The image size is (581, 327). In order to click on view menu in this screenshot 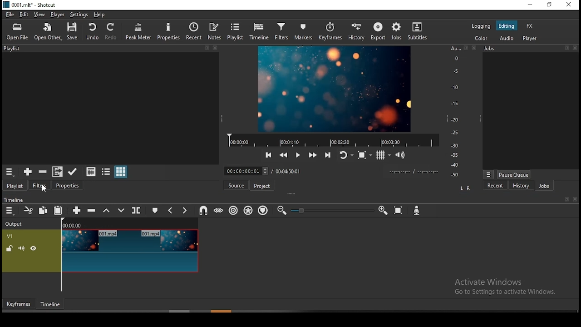, I will do `click(488, 174)`.